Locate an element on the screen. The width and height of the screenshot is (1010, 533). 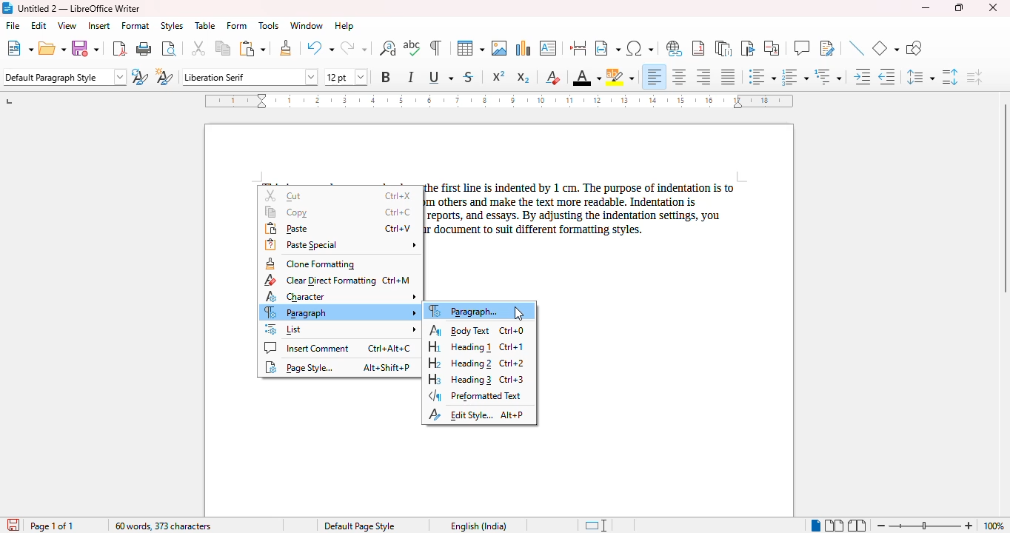
superscript is located at coordinates (498, 76).